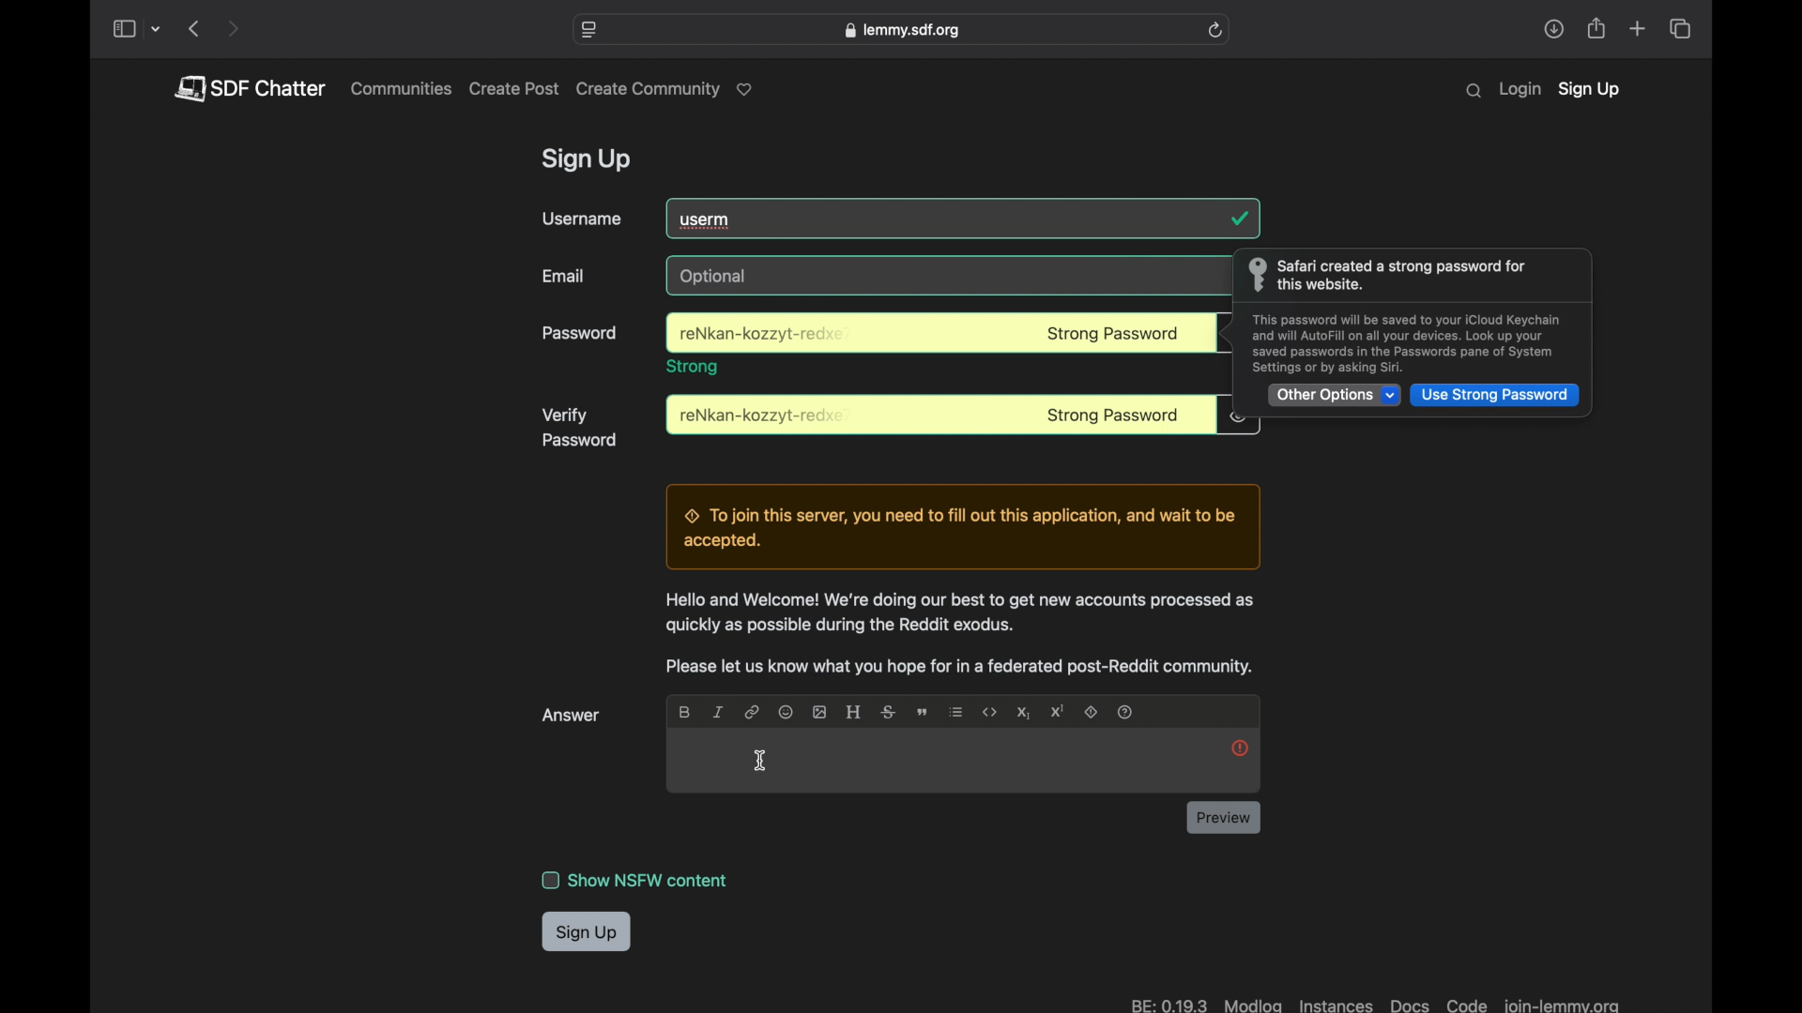 Image resolution: width=1802 pixels, height=1013 pixels. I want to click on Server joining notification, so click(961, 527).